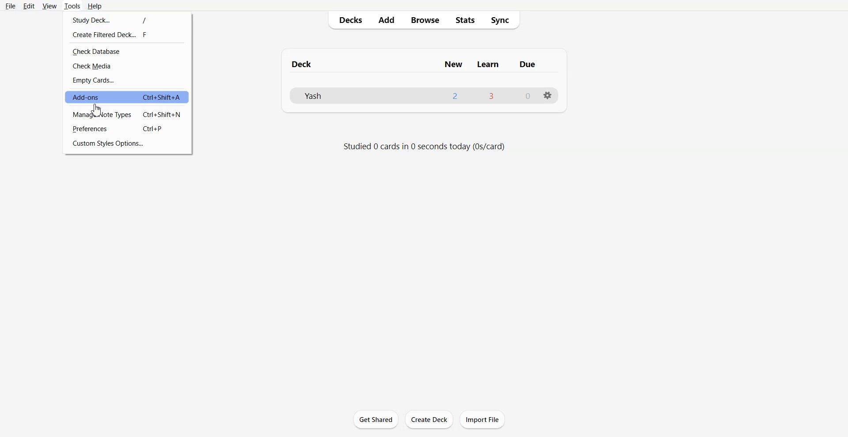  What do you see at coordinates (429, 419) in the screenshot?
I see `Create Deck` at bounding box center [429, 419].